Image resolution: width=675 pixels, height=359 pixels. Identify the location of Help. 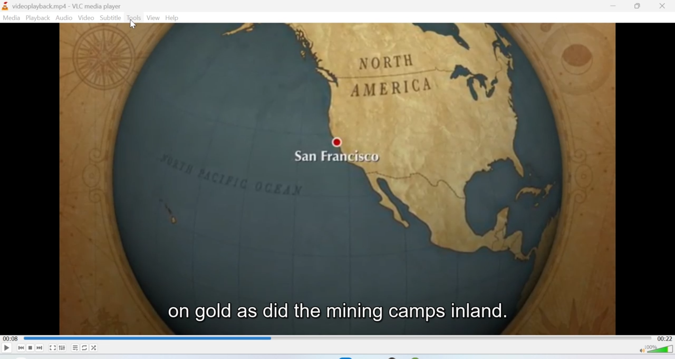
(173, 17).